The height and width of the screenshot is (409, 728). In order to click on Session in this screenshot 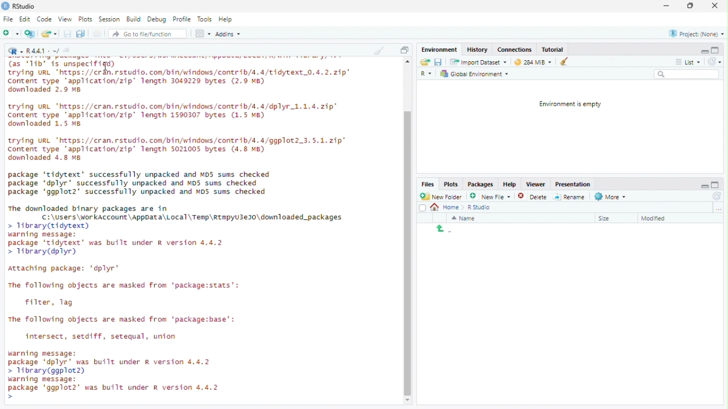, I will do `click(109, 19)`.